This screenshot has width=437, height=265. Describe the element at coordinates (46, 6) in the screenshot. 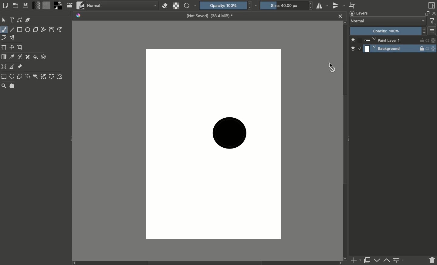

I see `Fill patterns` at that location.